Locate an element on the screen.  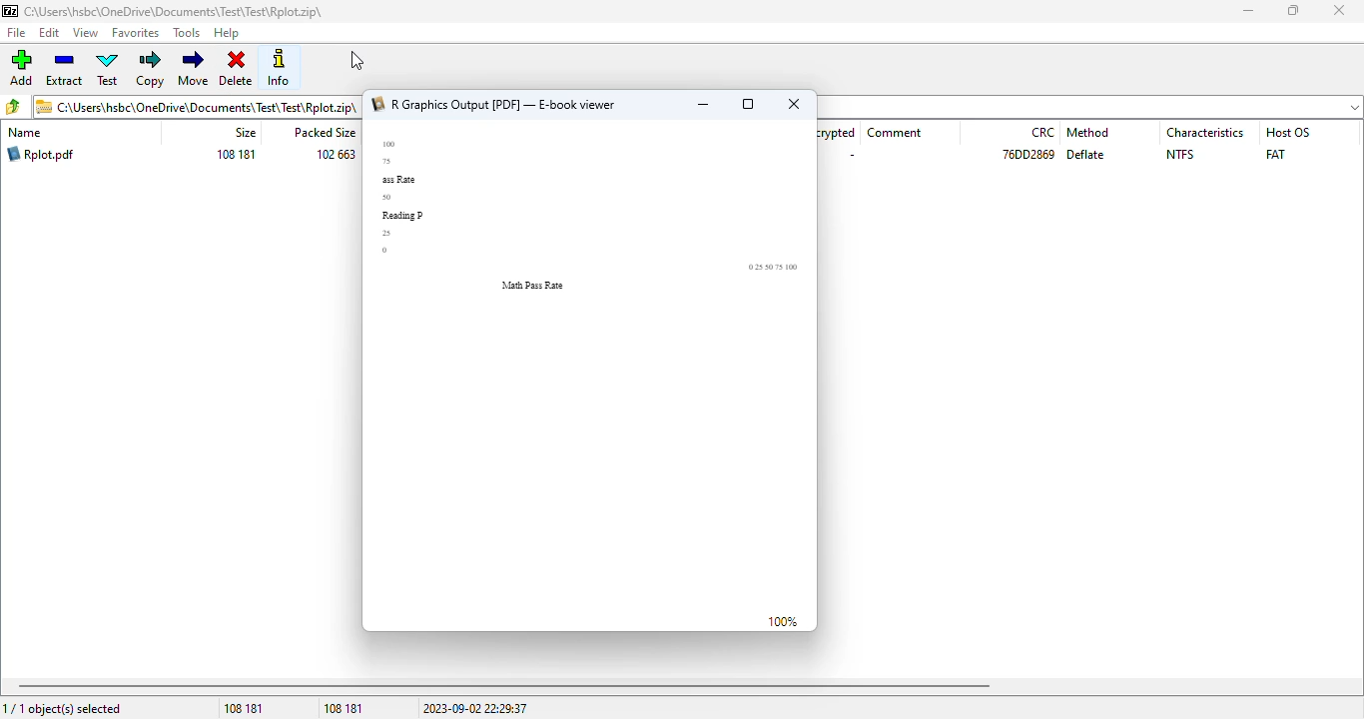
maximize is located at coordinates (748, 104).